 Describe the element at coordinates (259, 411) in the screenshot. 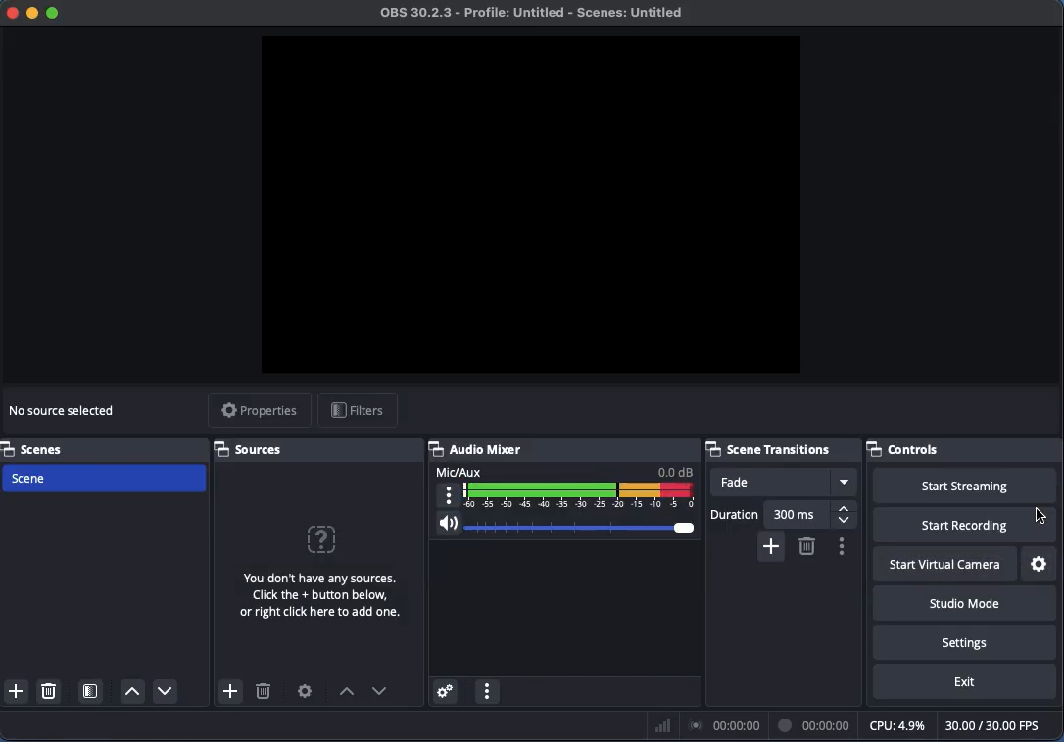

I see `Properties` at that location.